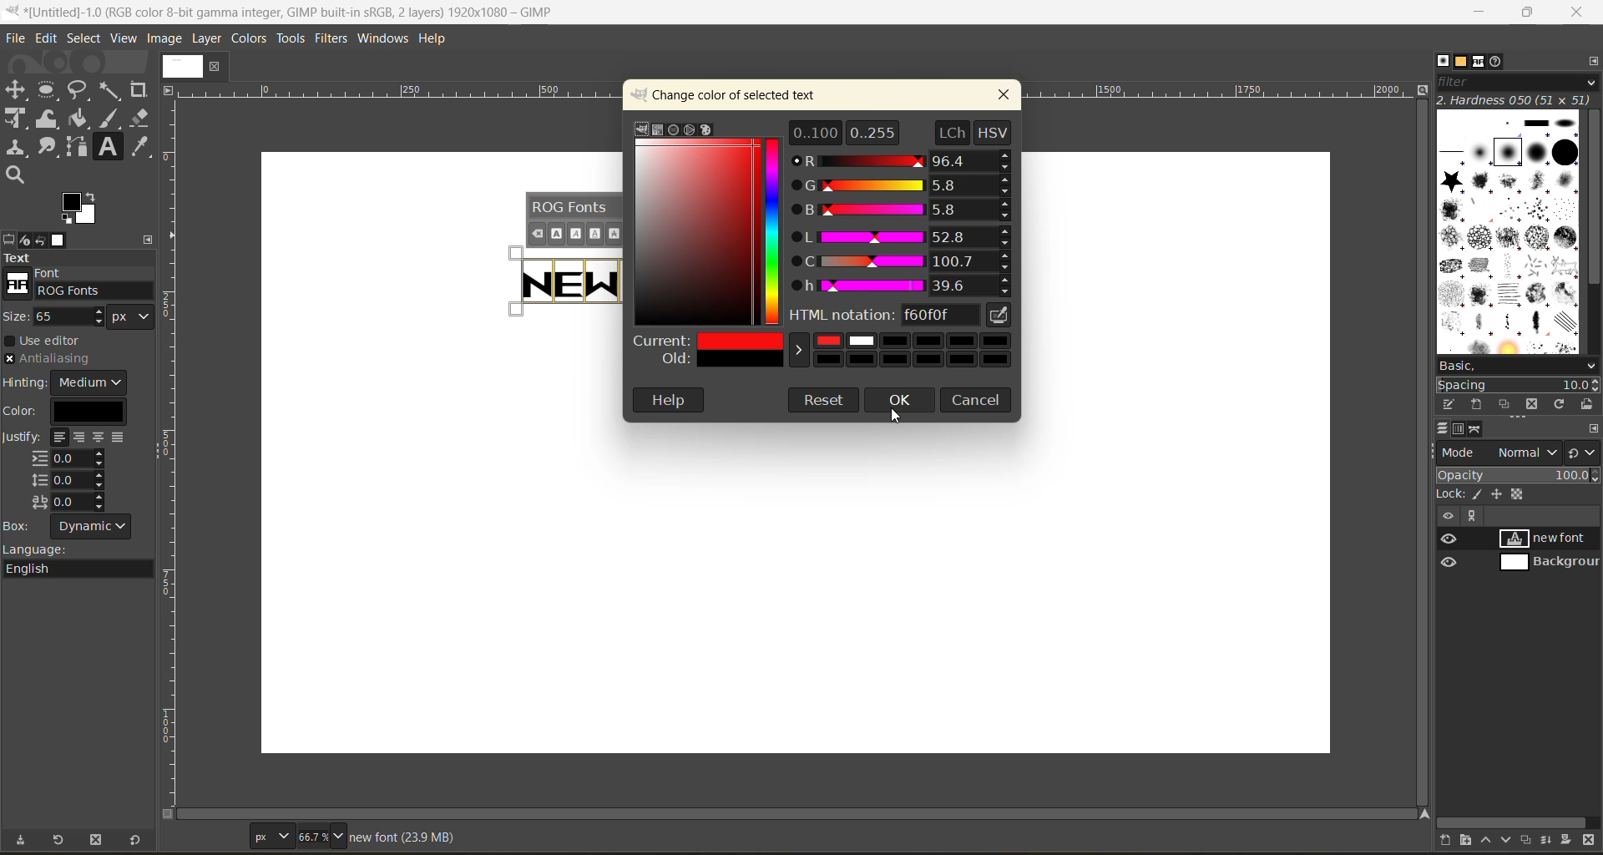  What do you see at coordinates (210, 834) in the screenshot?
I see `coordinates` at bounding box center [210, 834].